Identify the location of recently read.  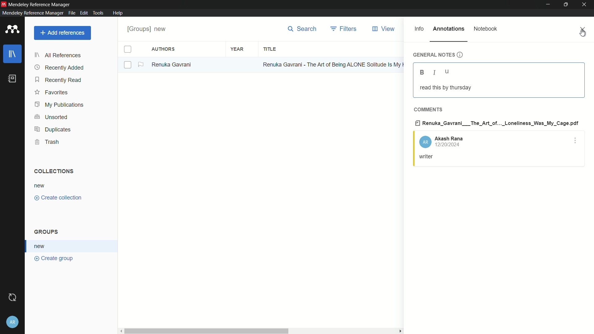
(59, 80).